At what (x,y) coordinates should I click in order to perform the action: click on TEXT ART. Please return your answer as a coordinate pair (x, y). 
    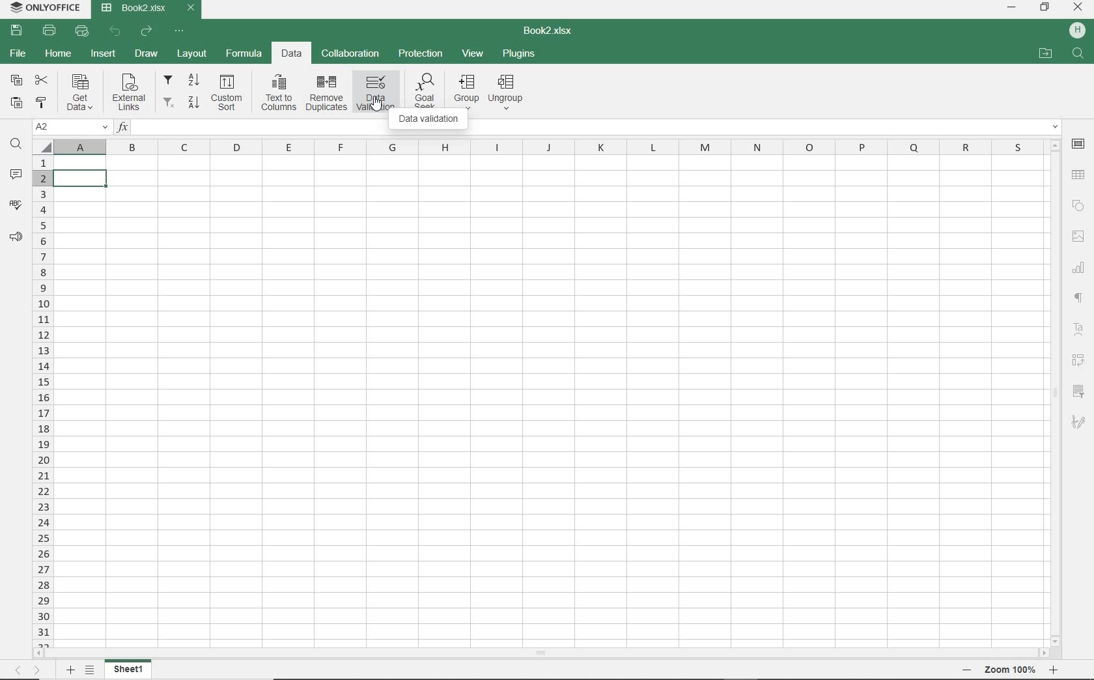
    Looking at the image, I should click on (1079, 330).